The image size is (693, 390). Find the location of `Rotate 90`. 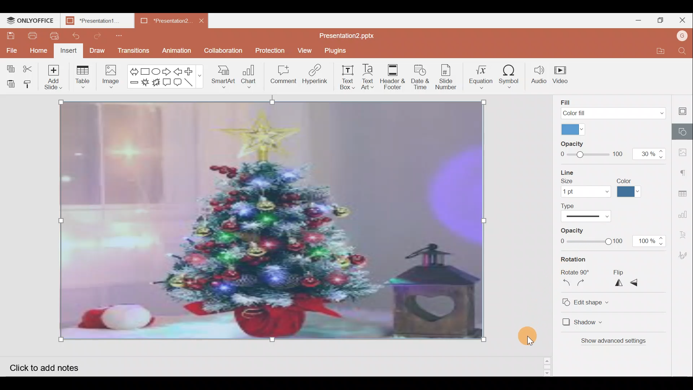

Rotate 90 is located at coordinates (576, 272).